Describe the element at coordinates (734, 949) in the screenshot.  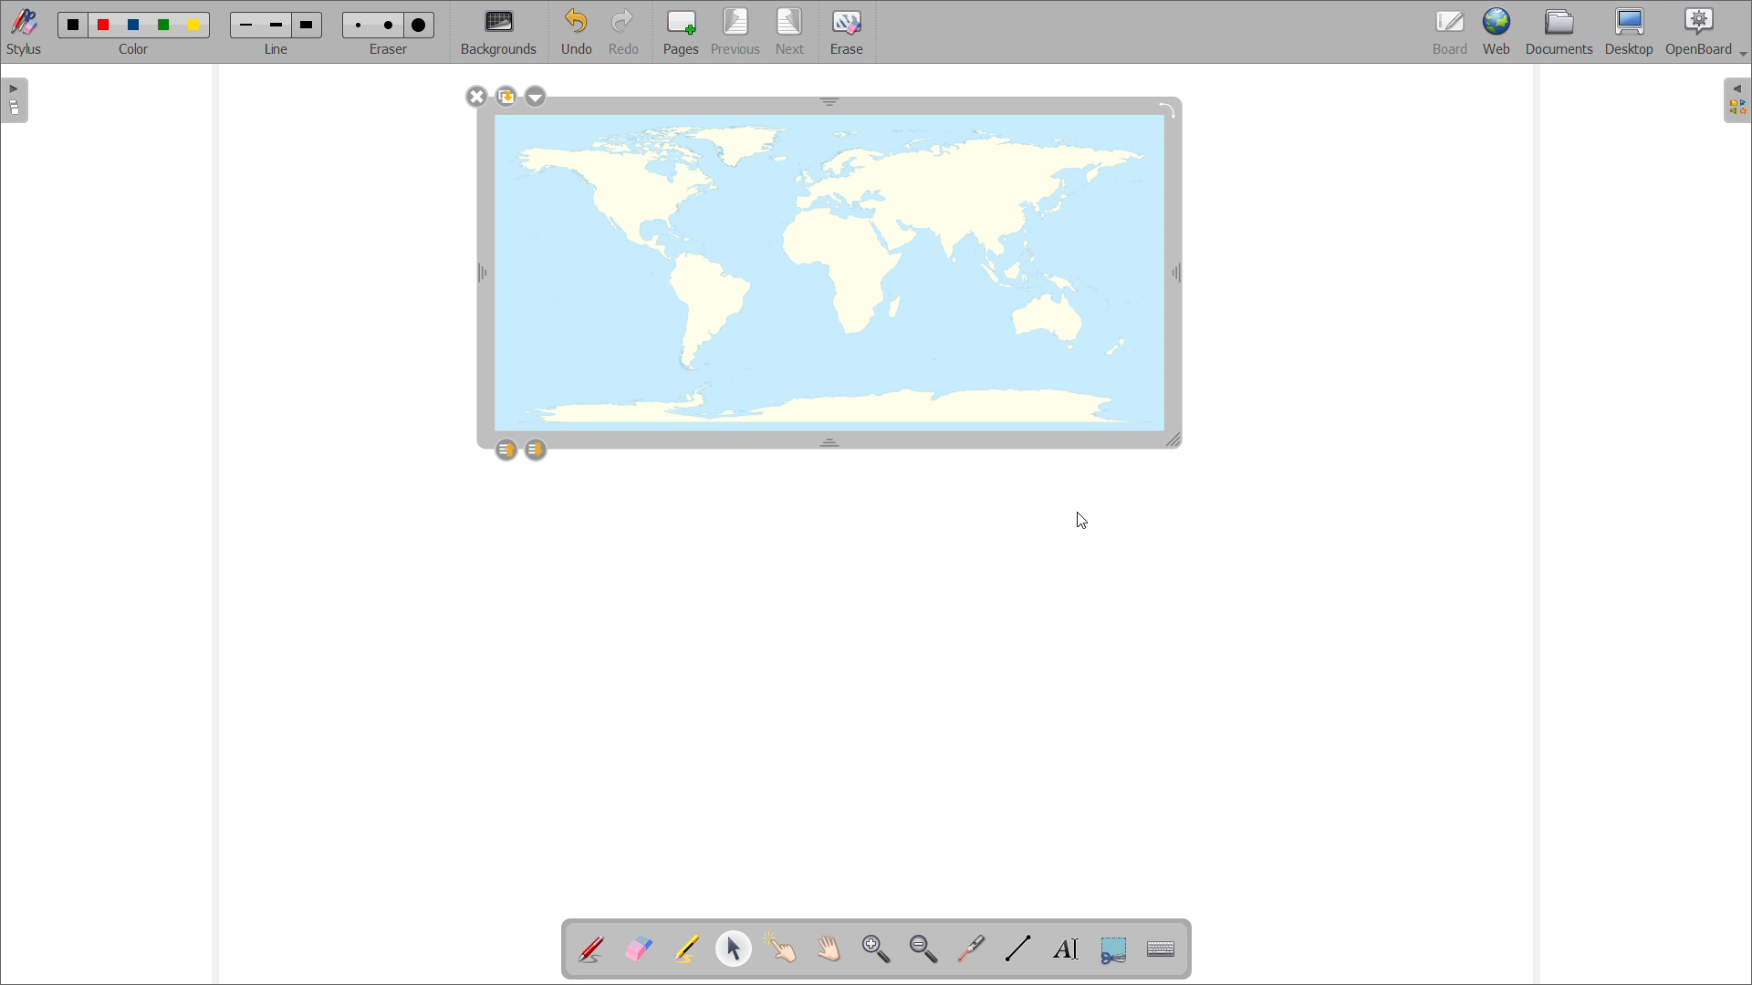
I see `select and modify object` at that location.